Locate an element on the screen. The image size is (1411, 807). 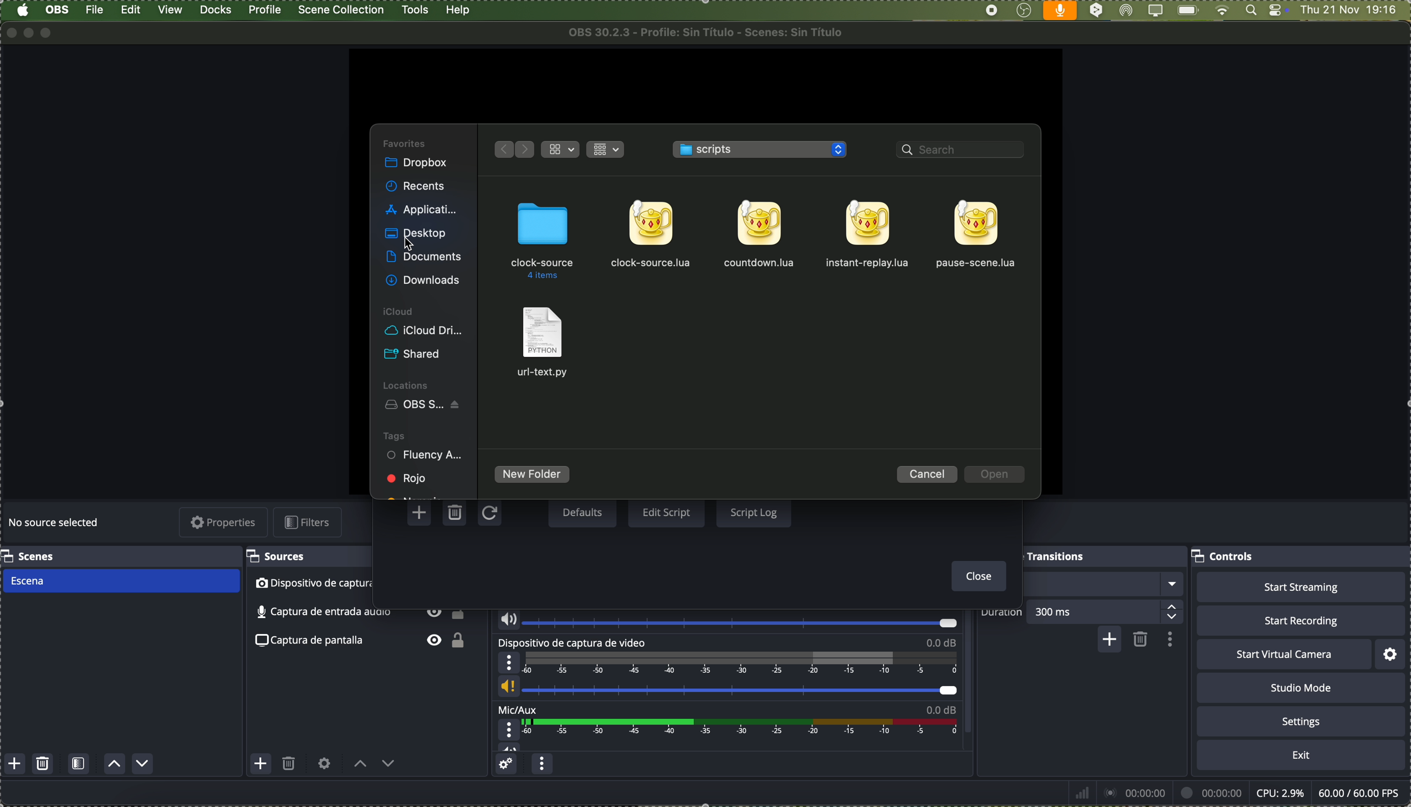
dropbox is located at coordinates (418, 164).